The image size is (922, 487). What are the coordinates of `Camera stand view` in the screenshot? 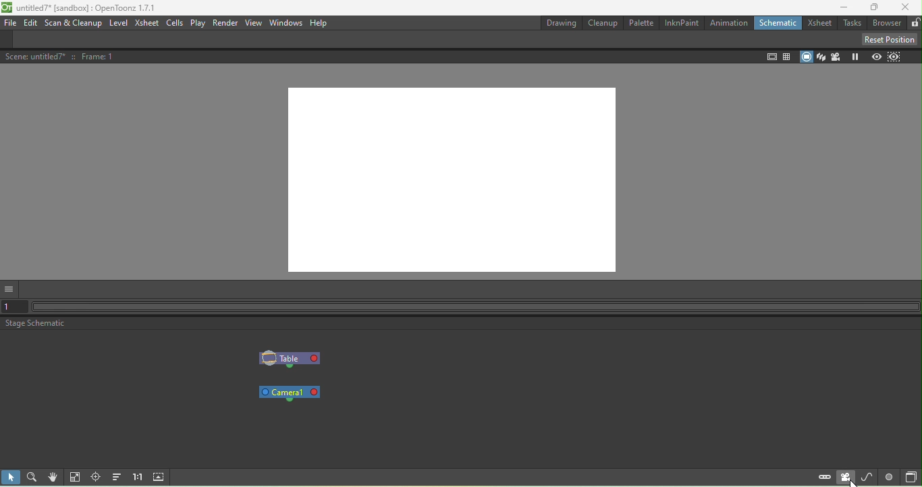 It's located at (806, 57).